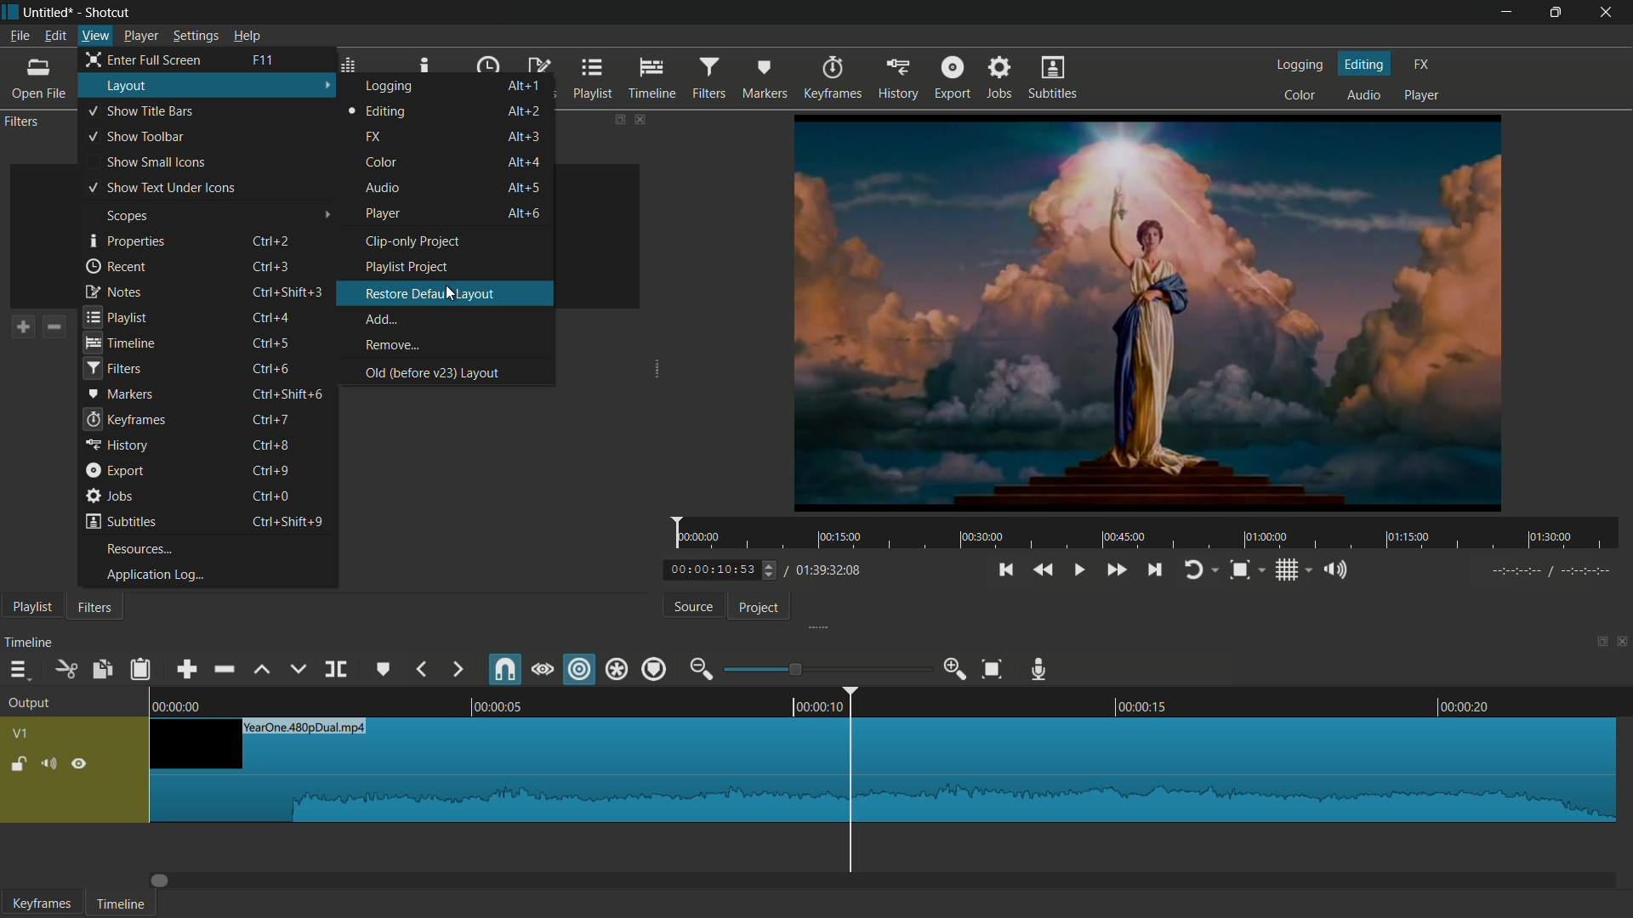 This screenshot has height=918, width=1633. Describe the element at coordinates (406, 267) in the screenshot. I see `playlist project` at that location.